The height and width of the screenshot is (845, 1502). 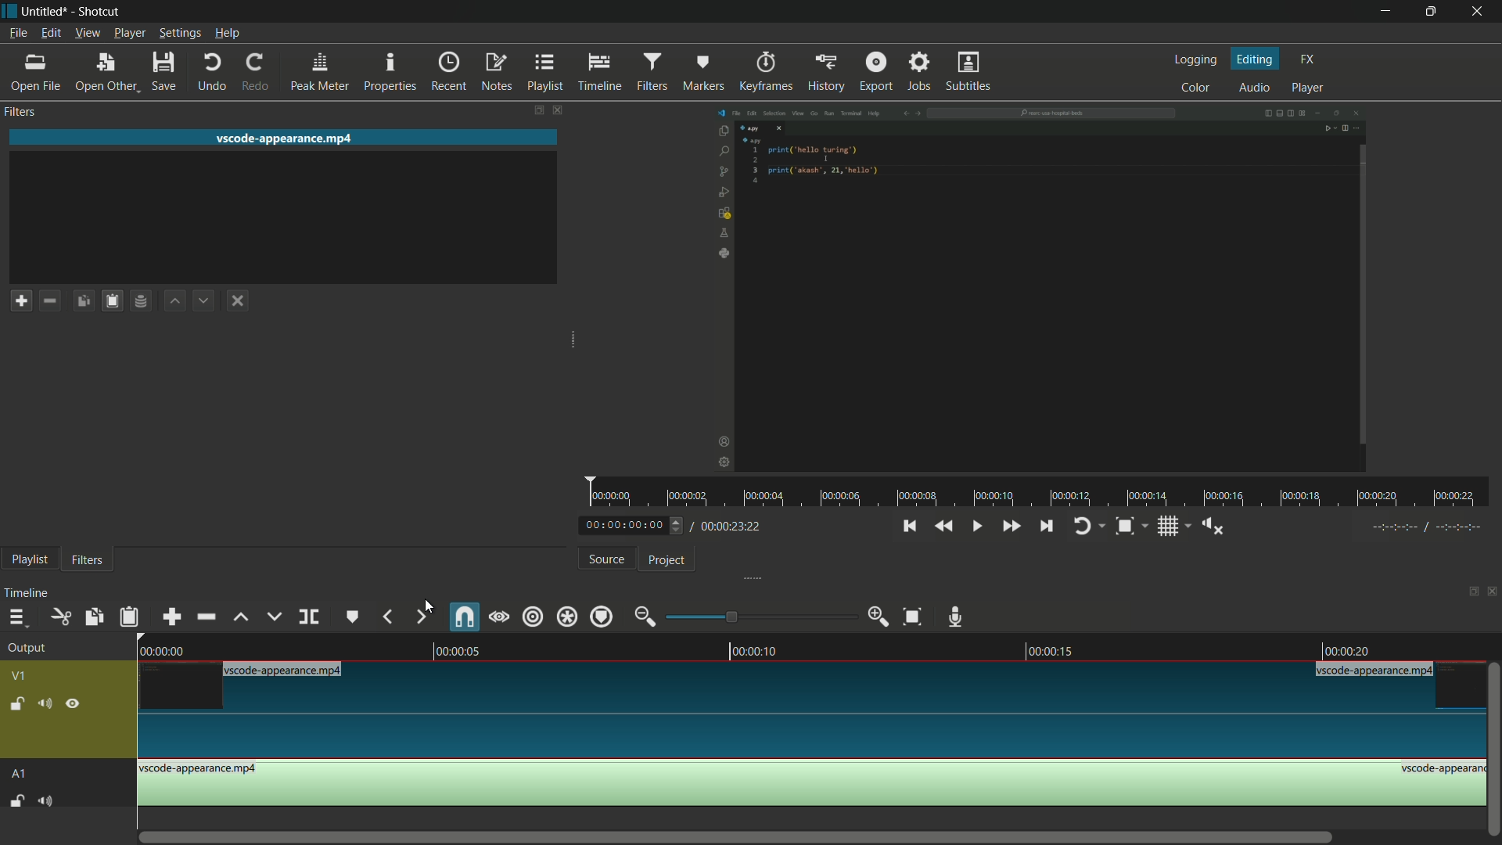 What do you see at coordinates (50, 300) in the screenshot?
I see `remove a filter` at bounding box center [50, 300].